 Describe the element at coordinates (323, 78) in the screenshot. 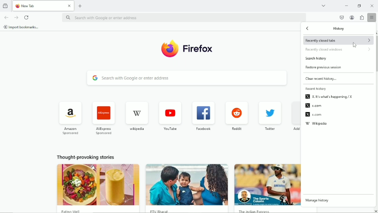

I see `clear recent history` at that location.